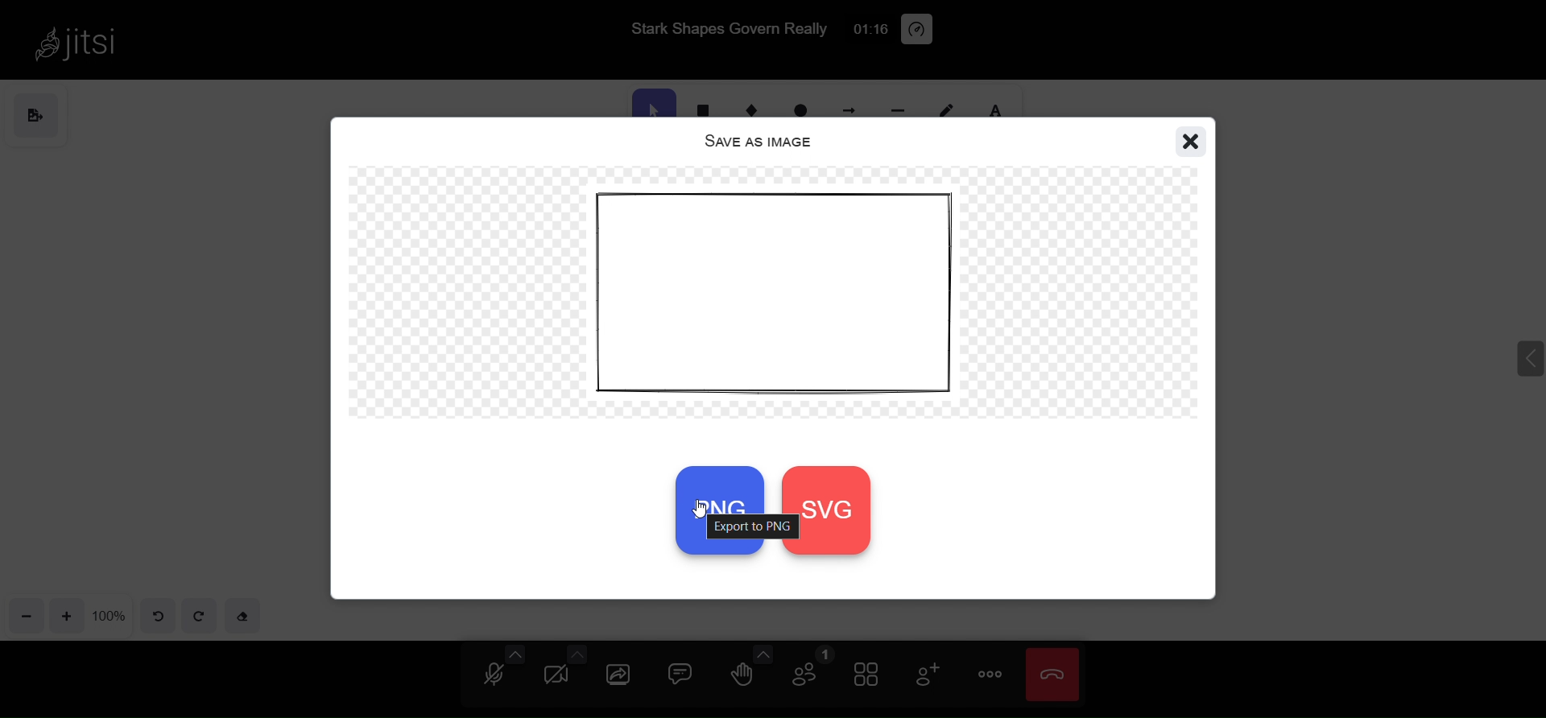 The height and width of the screenshot is (718, 1546). What do you see at coordinates (579, 654) in the screenshot?
I see `more camera option` at bounding box center [579, 654].